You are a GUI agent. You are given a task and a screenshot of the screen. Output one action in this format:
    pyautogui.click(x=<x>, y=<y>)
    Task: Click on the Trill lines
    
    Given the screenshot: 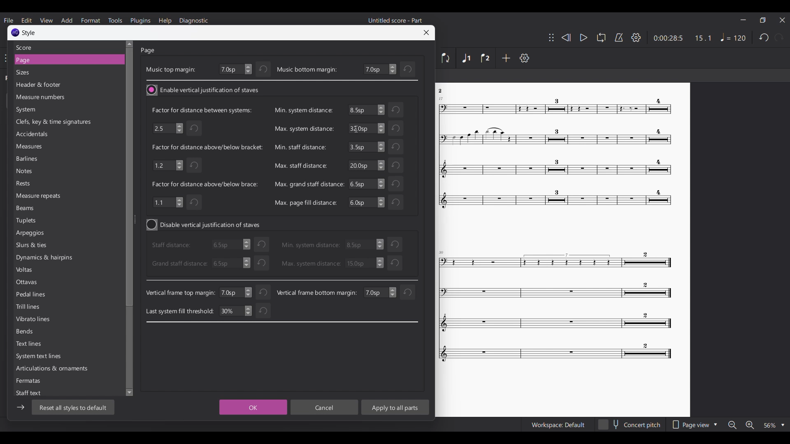 What is the action you would take?
    pyautogui.click(x=44, y=307)
    